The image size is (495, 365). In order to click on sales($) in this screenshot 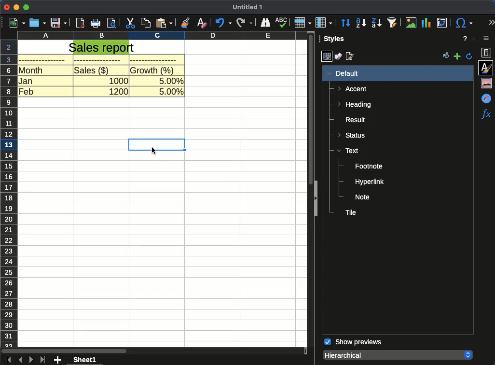, I will do `click(92, 70)`.